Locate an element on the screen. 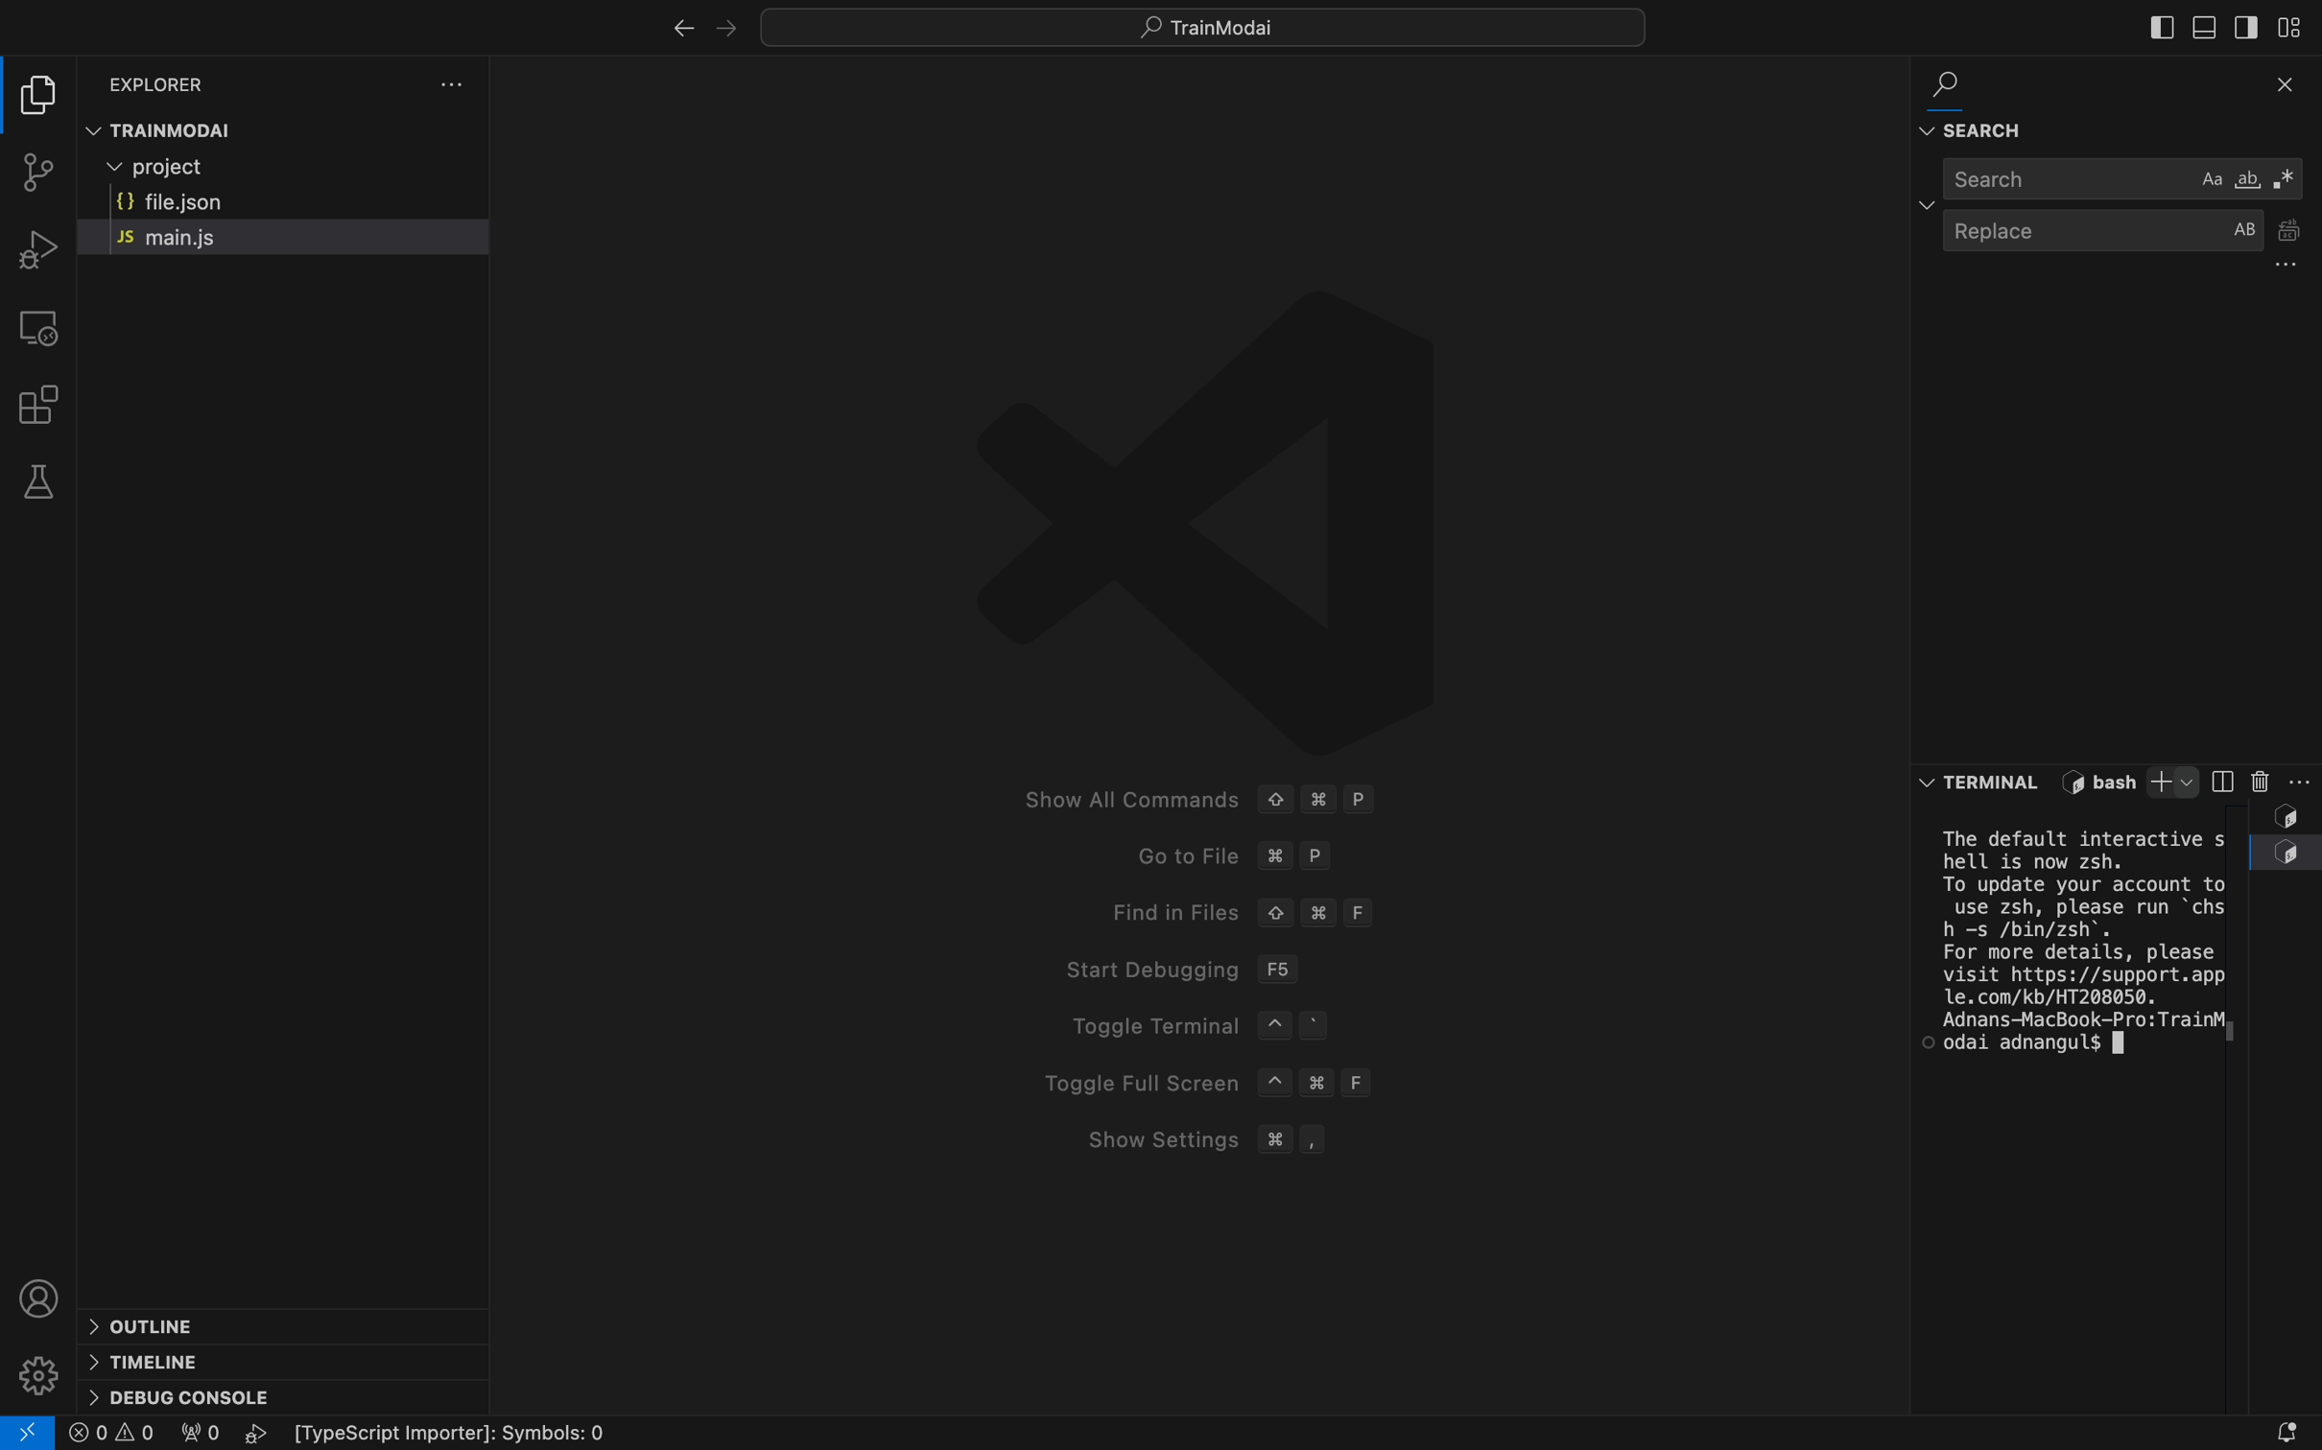  sidebar at left is located at coordinates (2159, 28).